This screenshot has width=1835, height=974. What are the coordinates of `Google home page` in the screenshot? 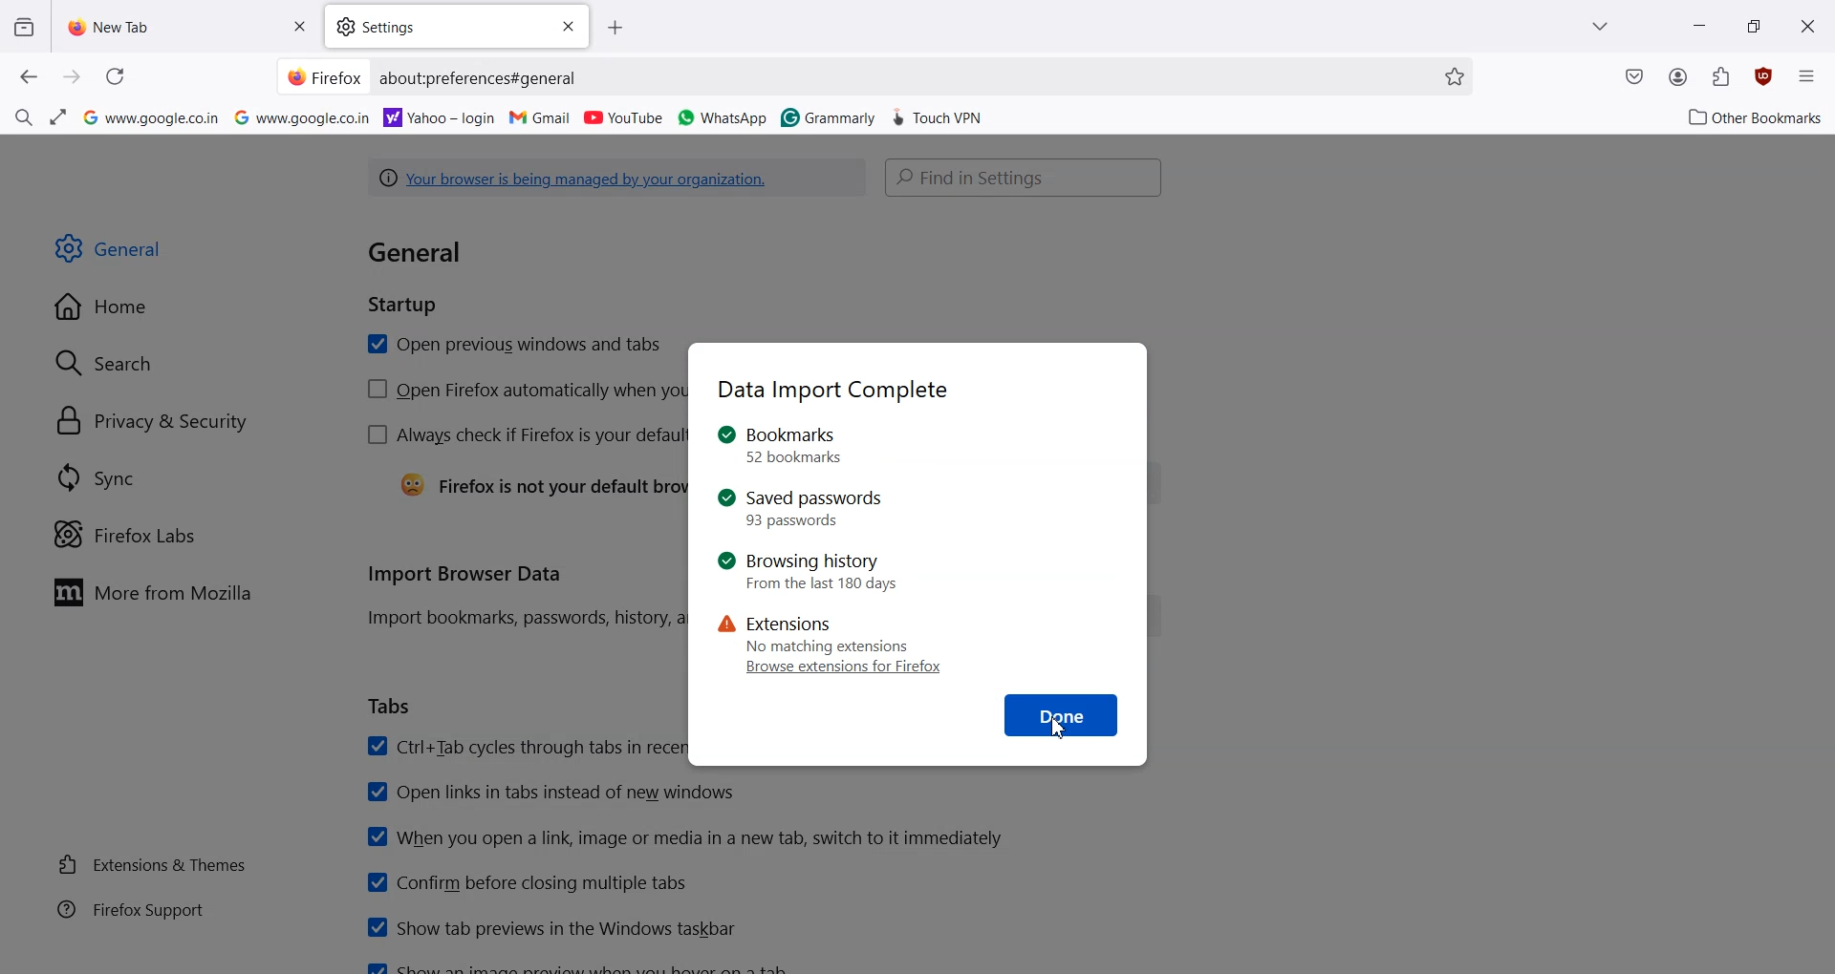 It's located at (152, 116).